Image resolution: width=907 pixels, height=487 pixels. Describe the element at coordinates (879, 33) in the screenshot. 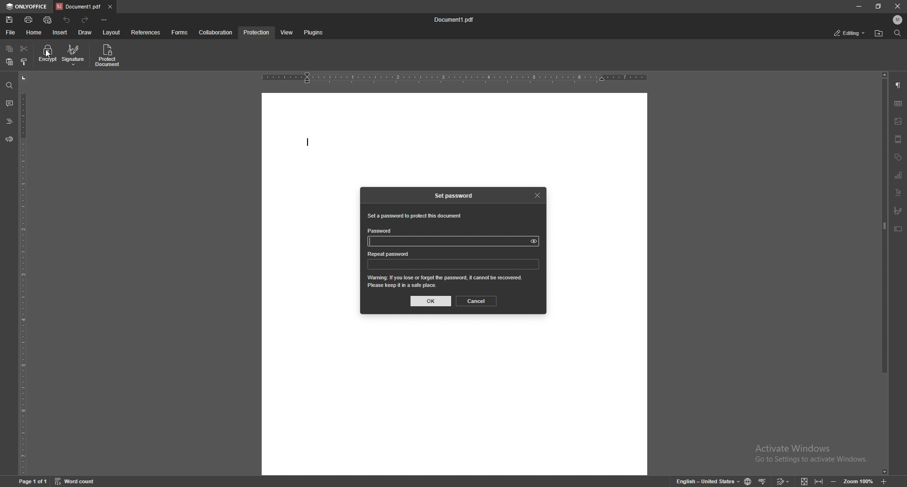

I see `locate file` at that location.